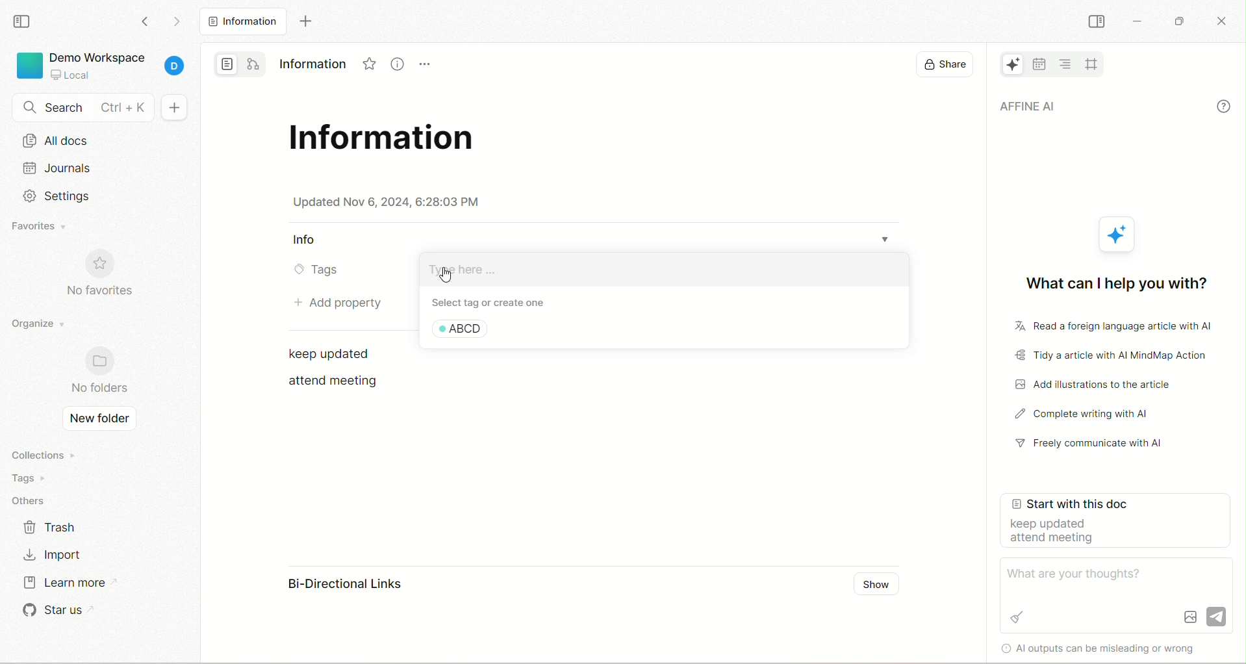  Describe the element at coordinates (36, 476) in the screenshot. I see `tags` at that location.